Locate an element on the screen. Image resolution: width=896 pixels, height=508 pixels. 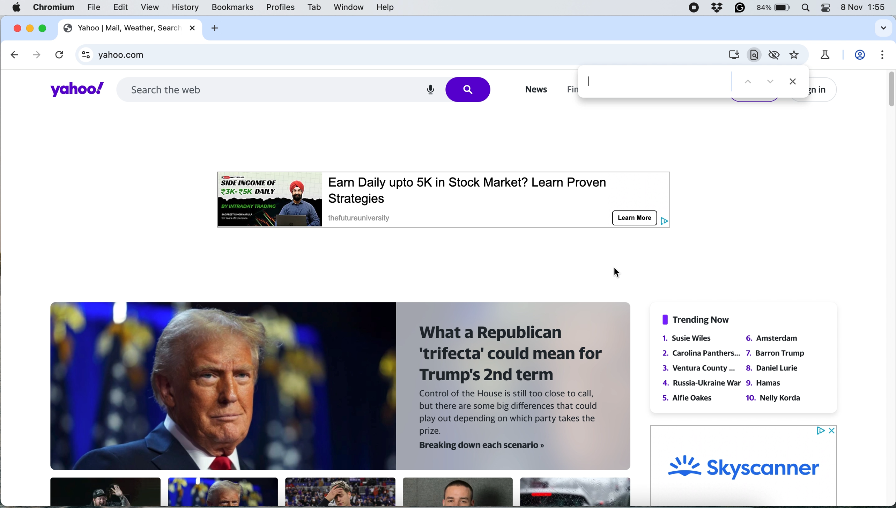
refresh is located at coordinates (59, 54).